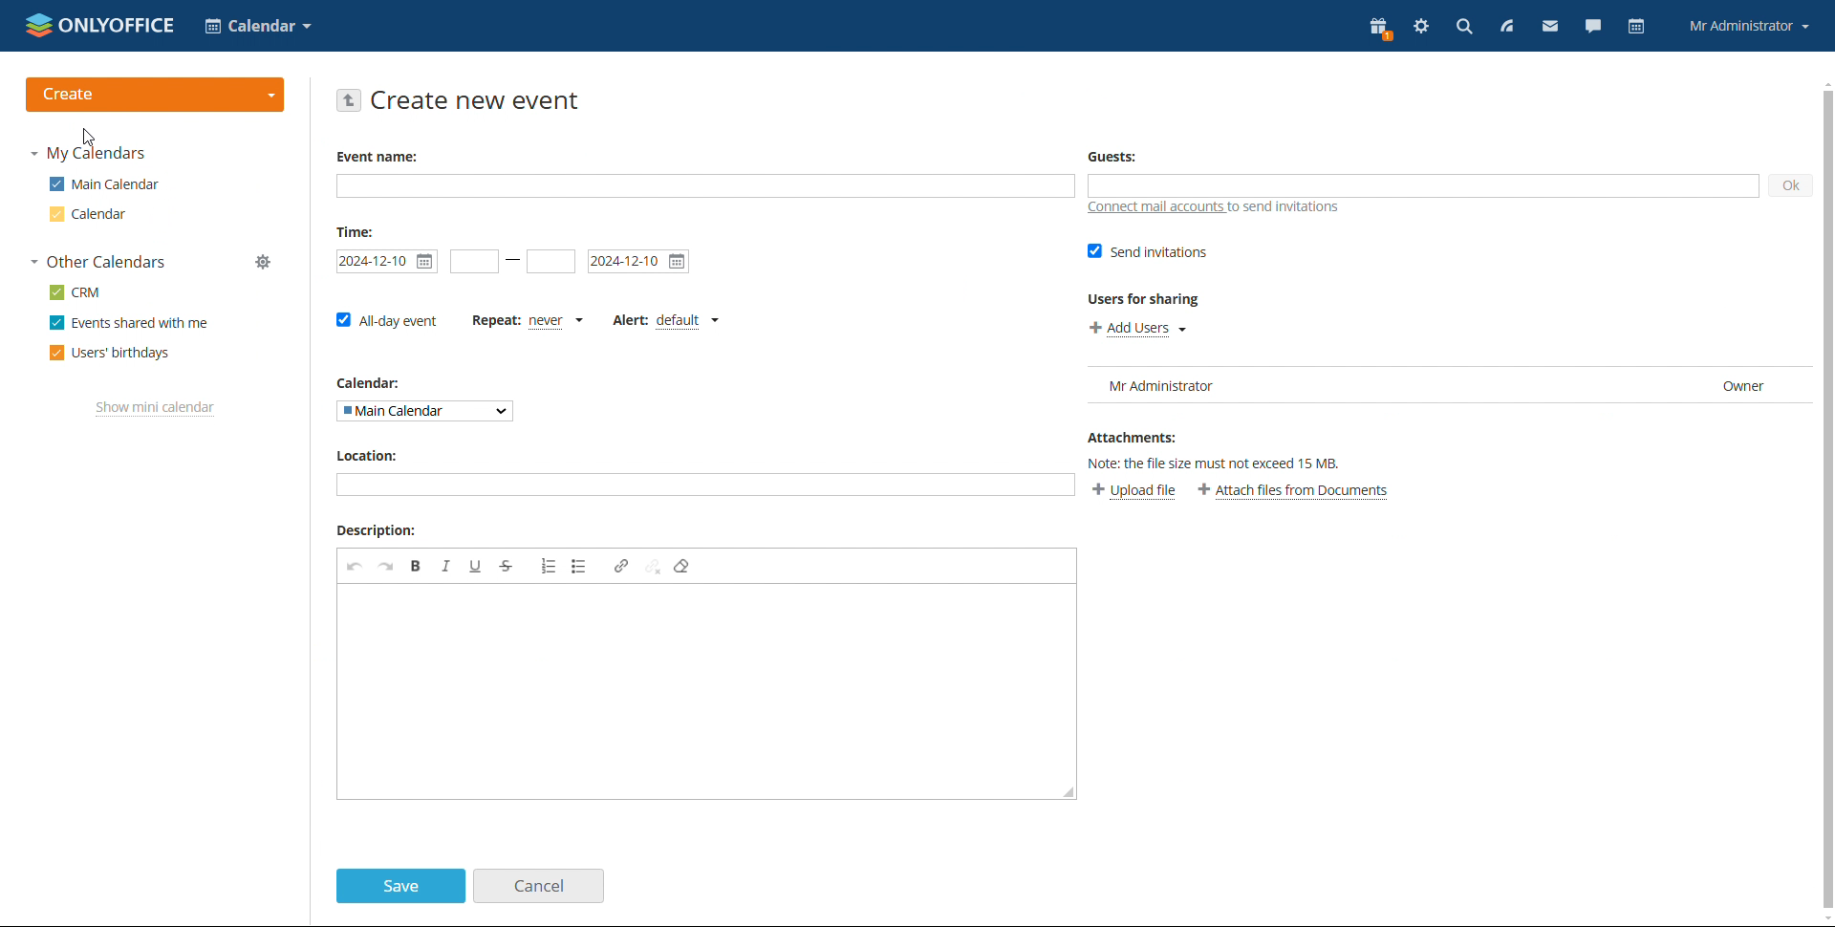 The width and height of the screenshot is (1835, 927). What do you see at coordinates (1749, 25) in the screenshot?
I see `account` at bounding box center [1749, 25].